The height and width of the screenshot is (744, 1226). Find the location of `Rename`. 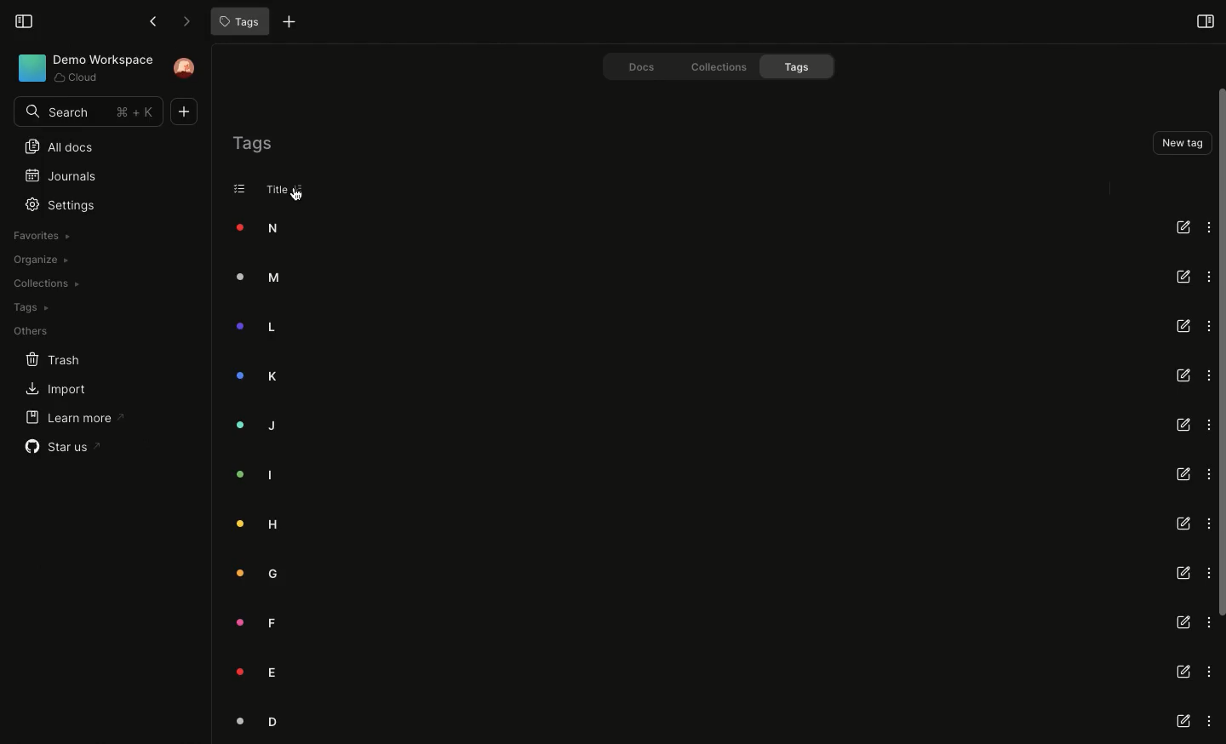

Rename is located at coordinates (1181, 424).